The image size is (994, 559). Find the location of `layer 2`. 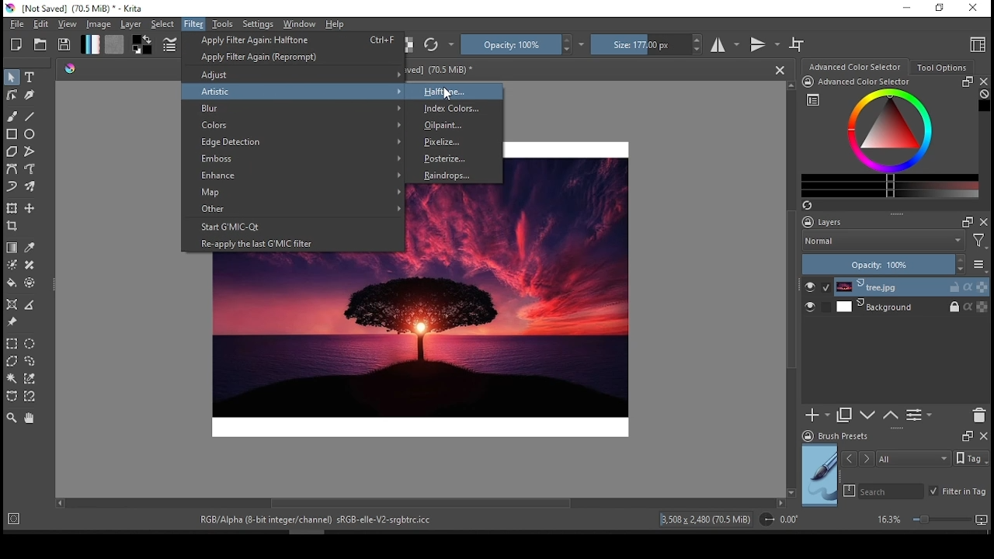

layer 2 is located at coordinates (910, 307).